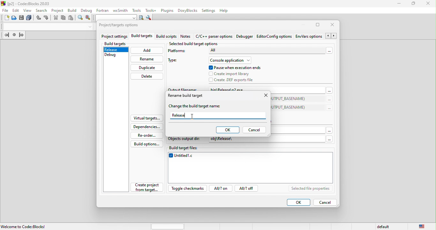 The width and height of the screenshot is (436, 230). What do you see at coordinates (227, 130) in the screenshot?
I see `ok` at bounding box center [227, 130].